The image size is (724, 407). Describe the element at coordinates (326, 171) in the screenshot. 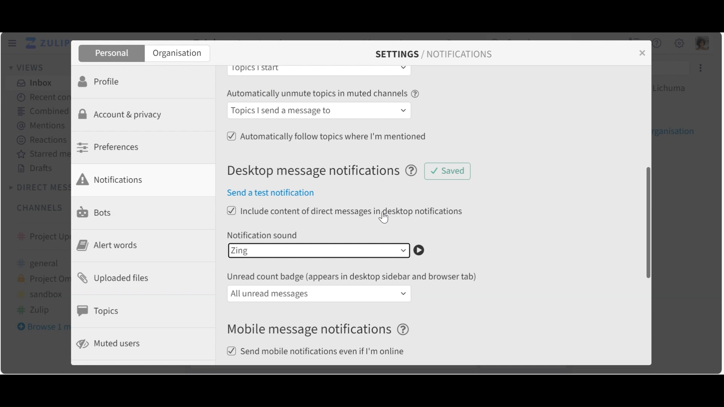

I see `Desktop message notifications` at that location.